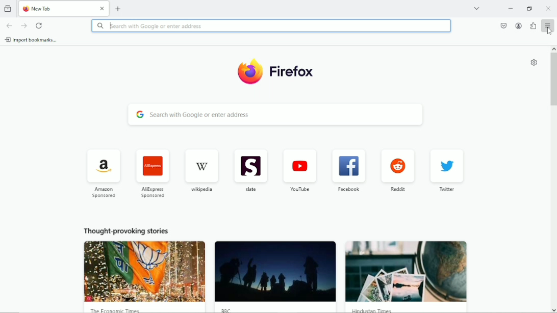 The width and height of the screenshot is (557, 313). I want to click on Firefox, so click(295, 75).